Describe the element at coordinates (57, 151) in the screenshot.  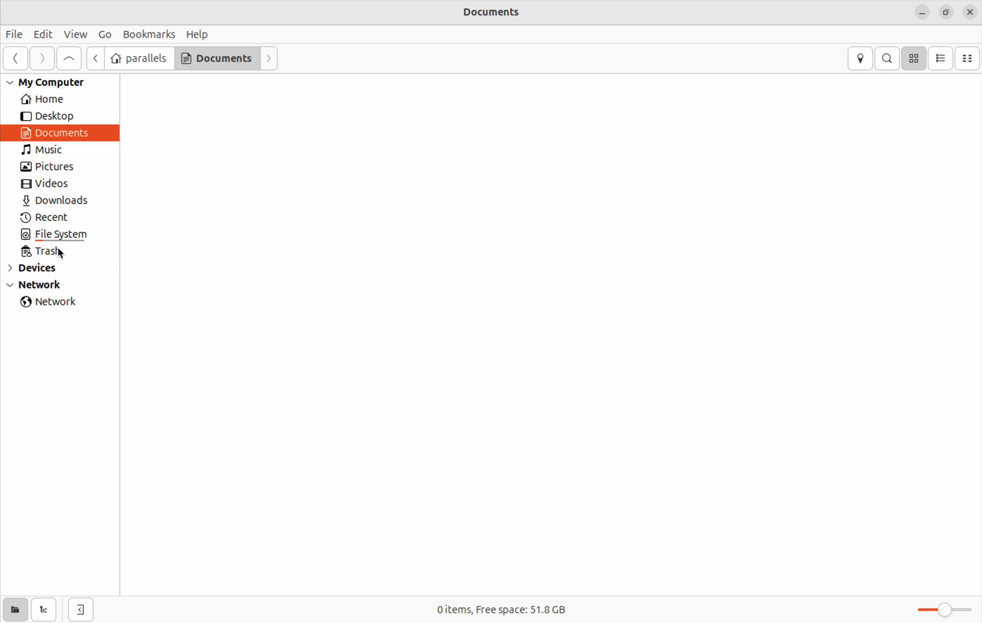
I see `Music` at that location.